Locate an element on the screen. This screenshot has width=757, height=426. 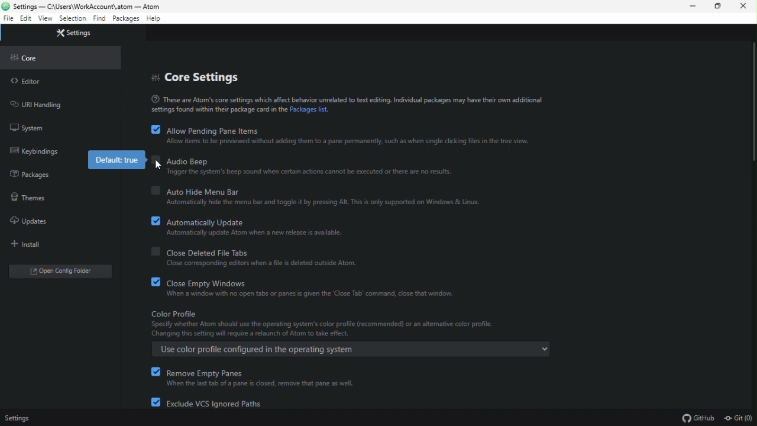
find is located at coordinates (98, 18).